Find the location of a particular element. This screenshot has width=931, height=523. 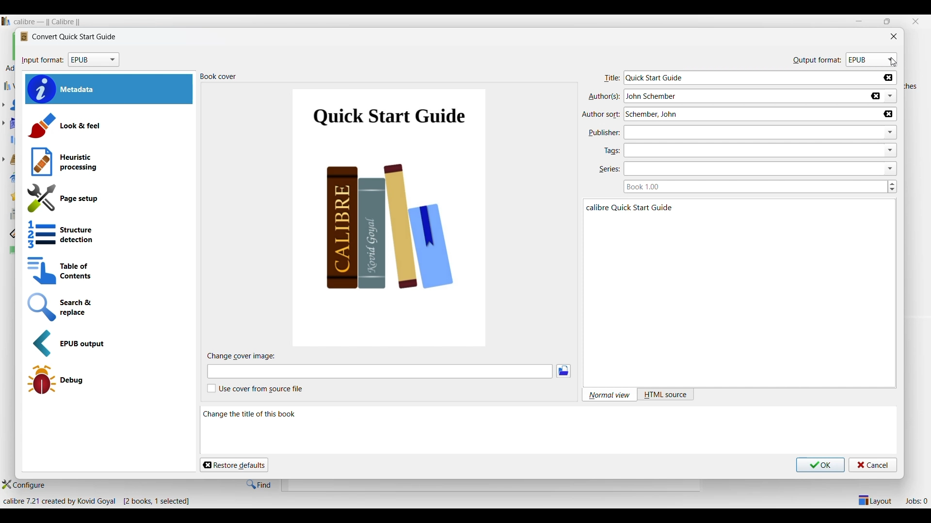

Book details is located at coordinates (740, 293).